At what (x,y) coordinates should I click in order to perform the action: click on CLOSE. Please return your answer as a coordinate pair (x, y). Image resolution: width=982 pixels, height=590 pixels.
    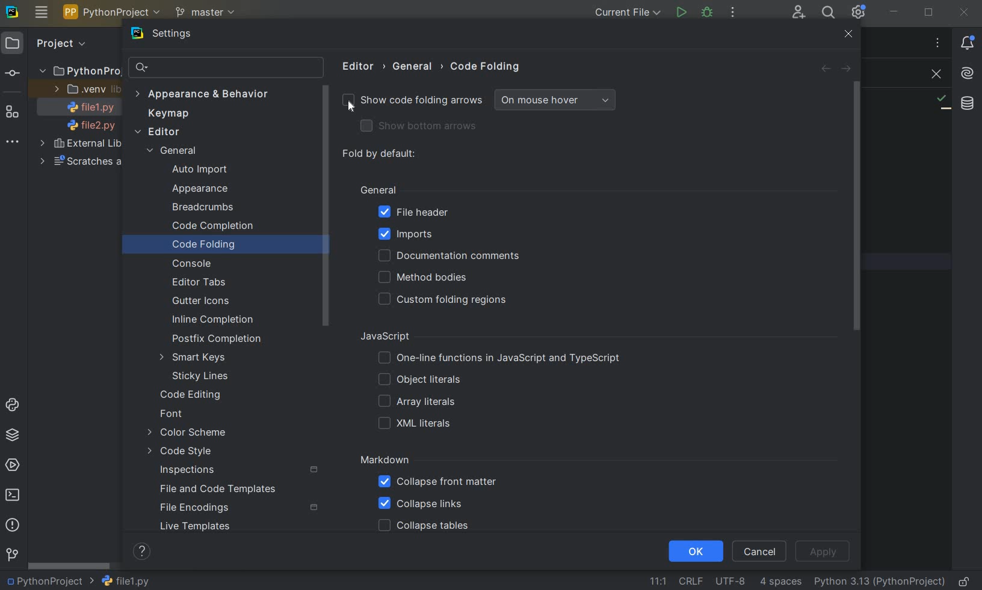
    Looking at the image, I should click on (966, 11).